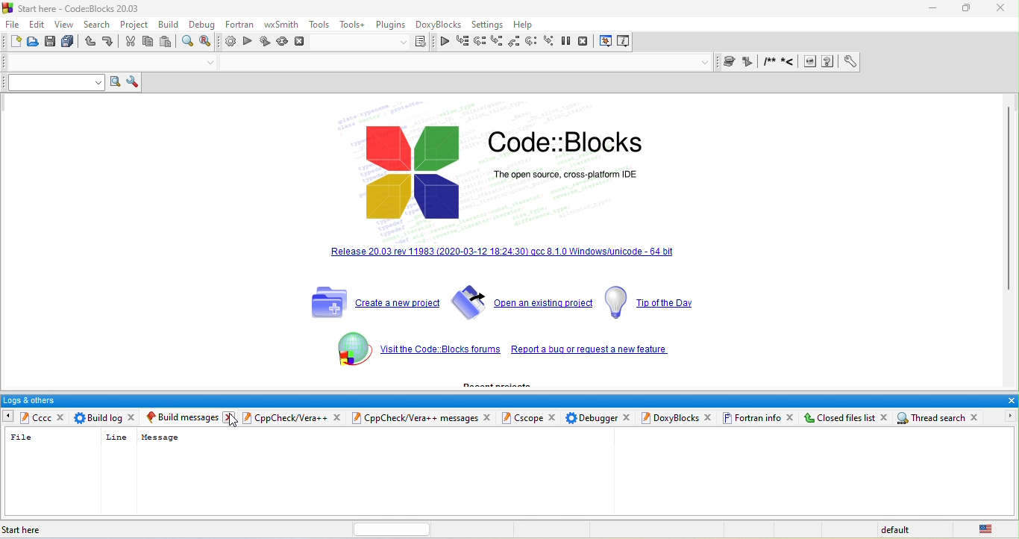 This screenshot has width=1019, height=539. Describe the element at coordinates (98, 417) in the screenshot. I see `build log` at that location.